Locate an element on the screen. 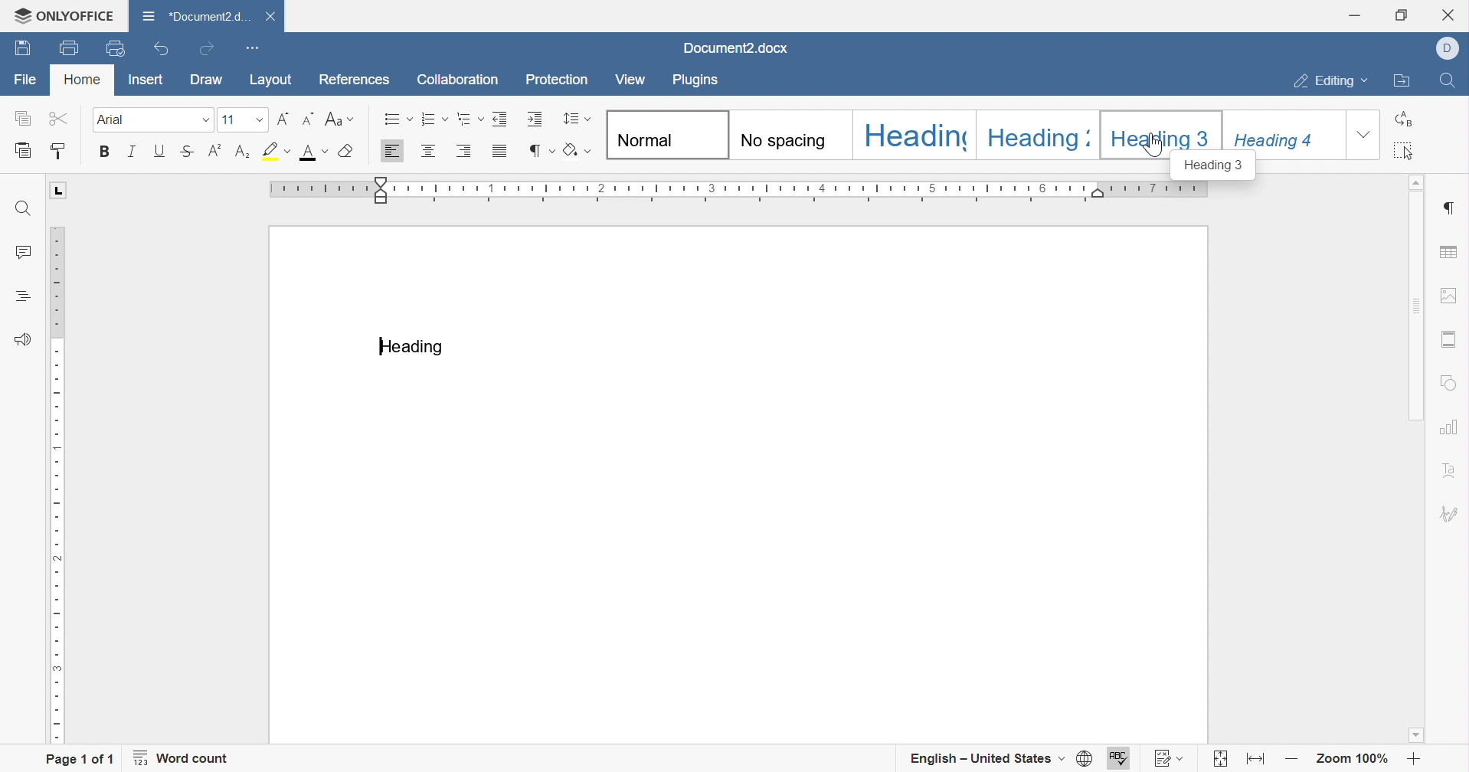  Minimize is located at coordinates (1353, 15).